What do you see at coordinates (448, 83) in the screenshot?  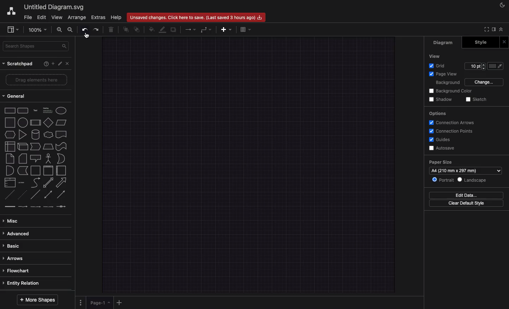 I see `Background` at bounding box center [448, 83].